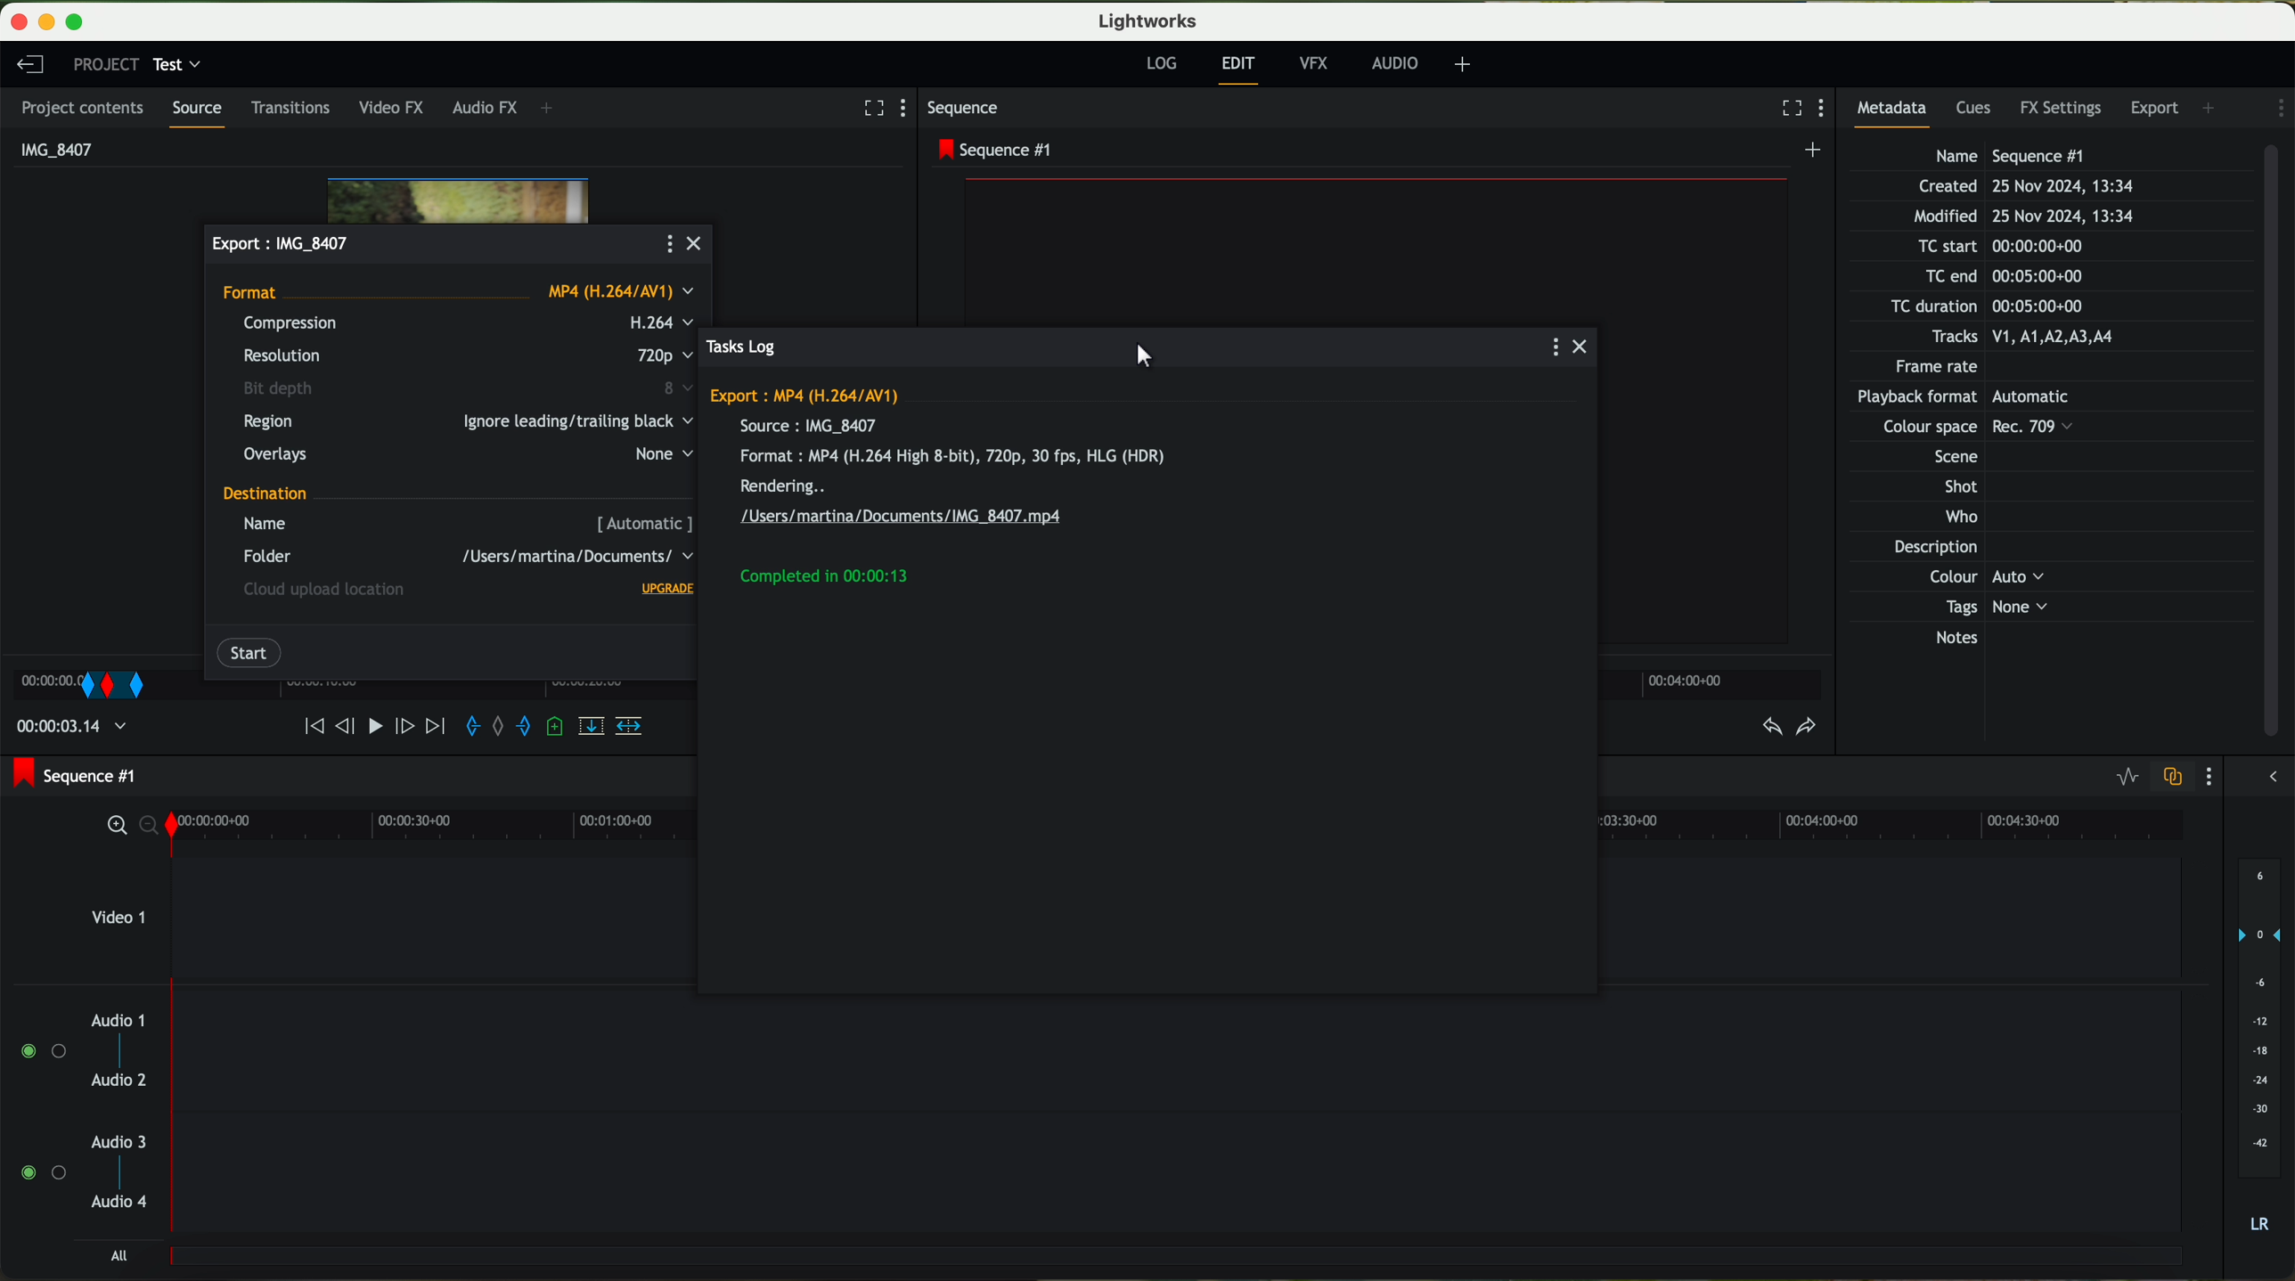  I want to click on upgrade, so click(670, 590).